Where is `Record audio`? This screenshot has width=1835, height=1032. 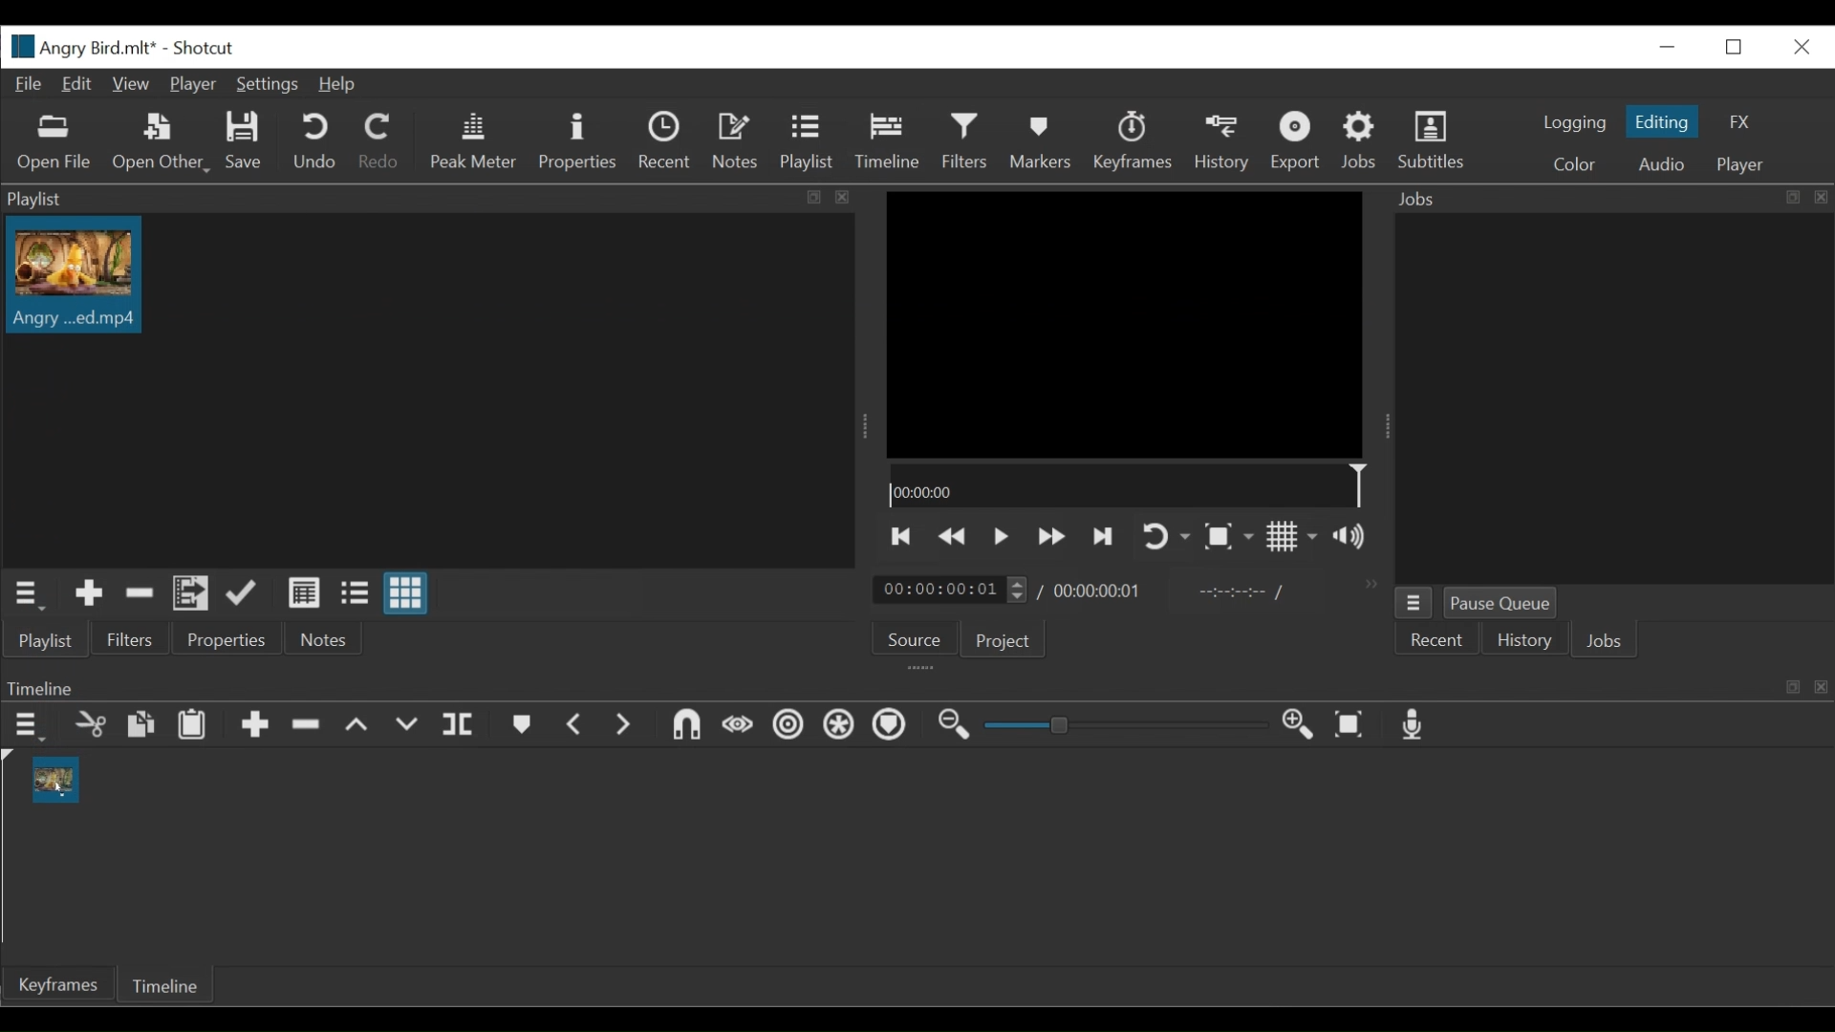
Record audio is located at coordinates (1412, 727).